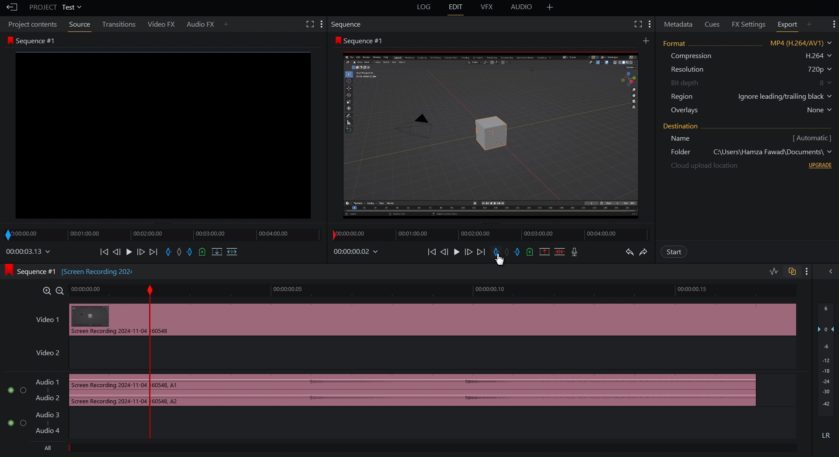 Image resolution: width=839 pixels, height=457 pixels. Describe the element at coordinates (171, 254) in the screenshot. I see `Controls` at that location.